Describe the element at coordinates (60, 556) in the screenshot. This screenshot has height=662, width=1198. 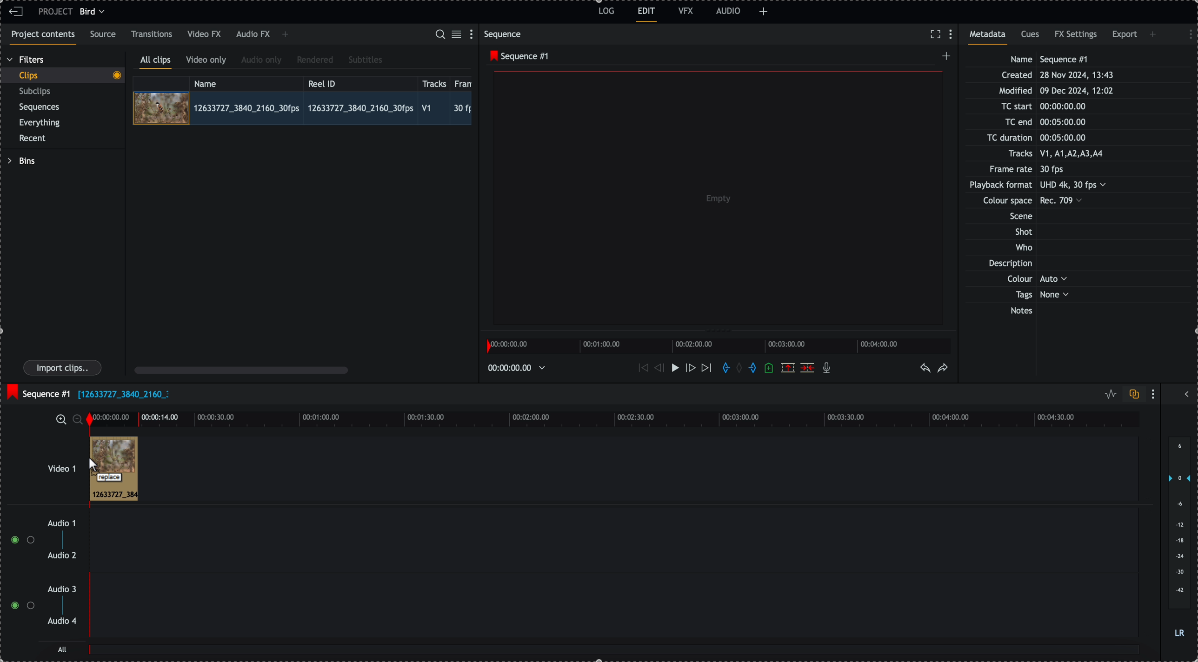
I see `audio 2` at that location.